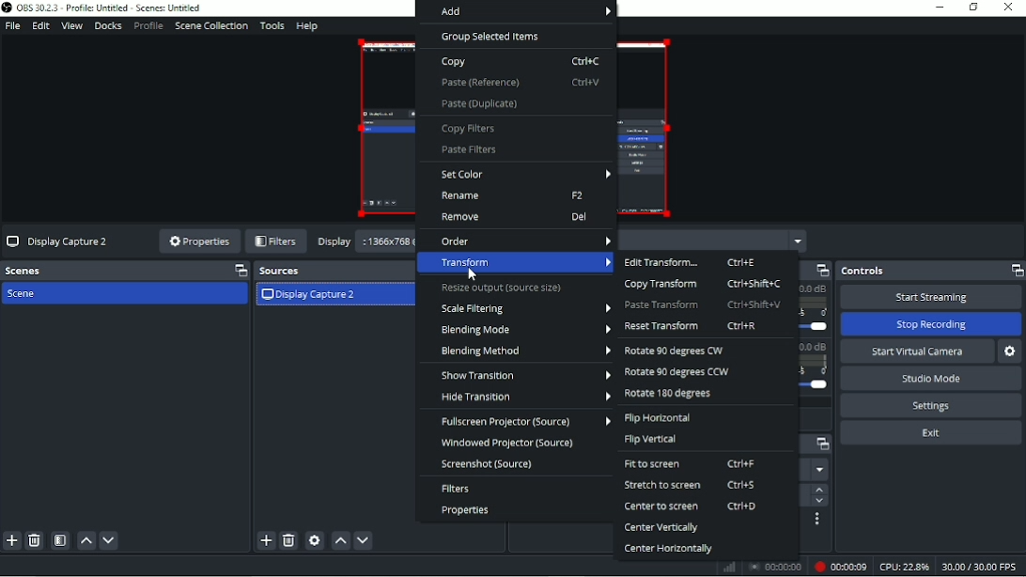 The image size is (1026, 577). Describe the element at coordinates (388, 242) in the screenshot. I see `: 1366x768 @ 0,0 (Primary Monitor)` at that location.